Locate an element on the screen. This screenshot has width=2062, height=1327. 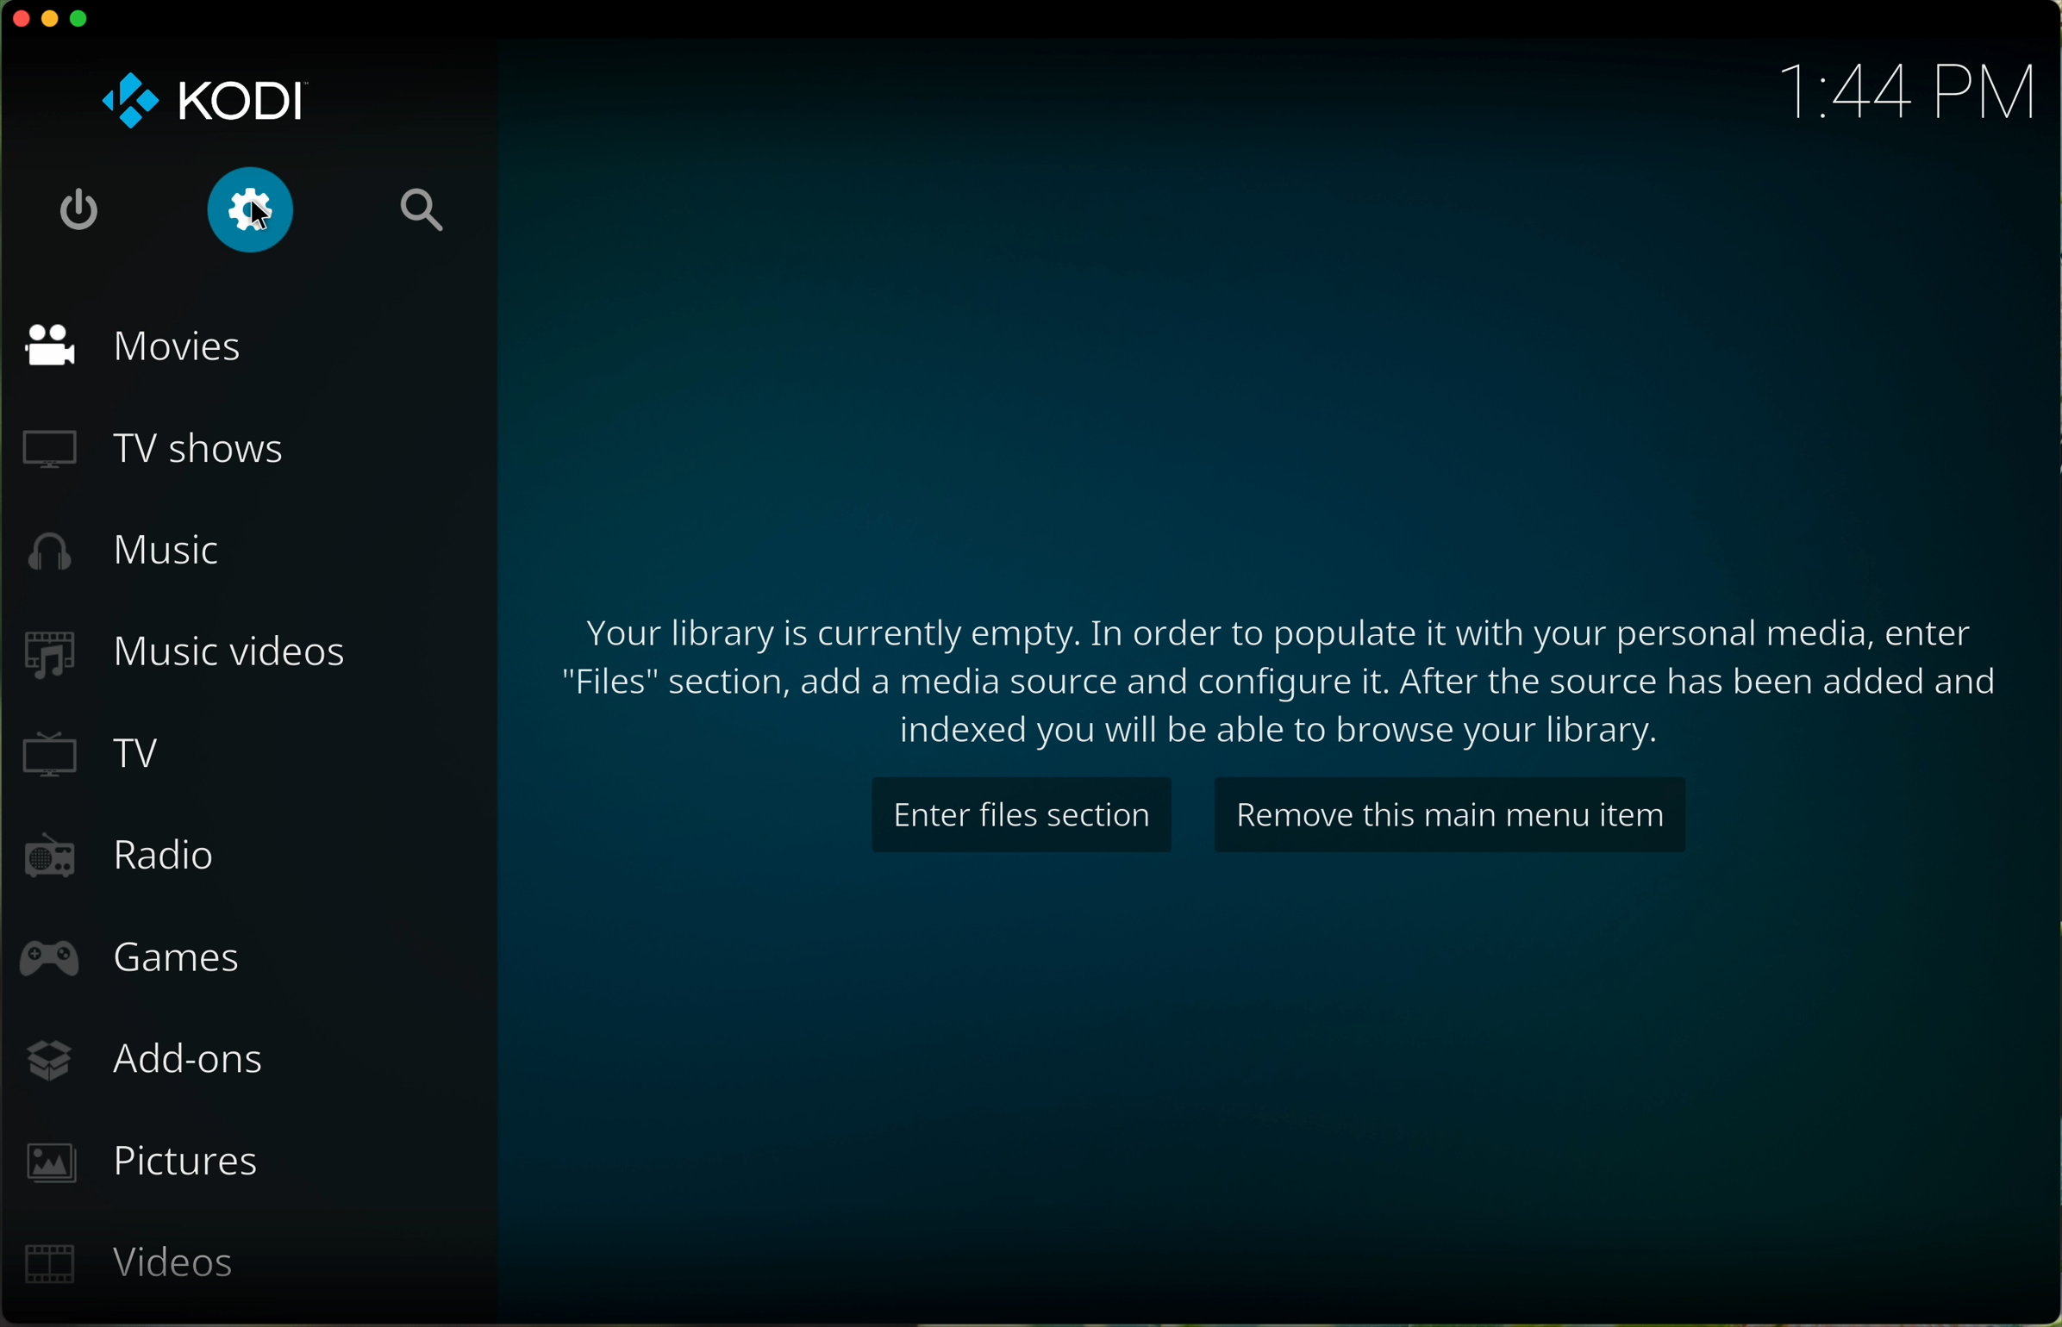
KODI logo is located at coordinates (198, 97).